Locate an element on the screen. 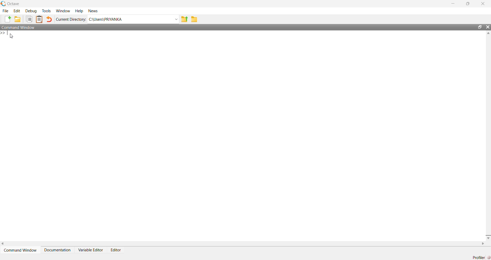 The width and height of the screenshot is (491, 260). logo is located at coordinates (4, 4).